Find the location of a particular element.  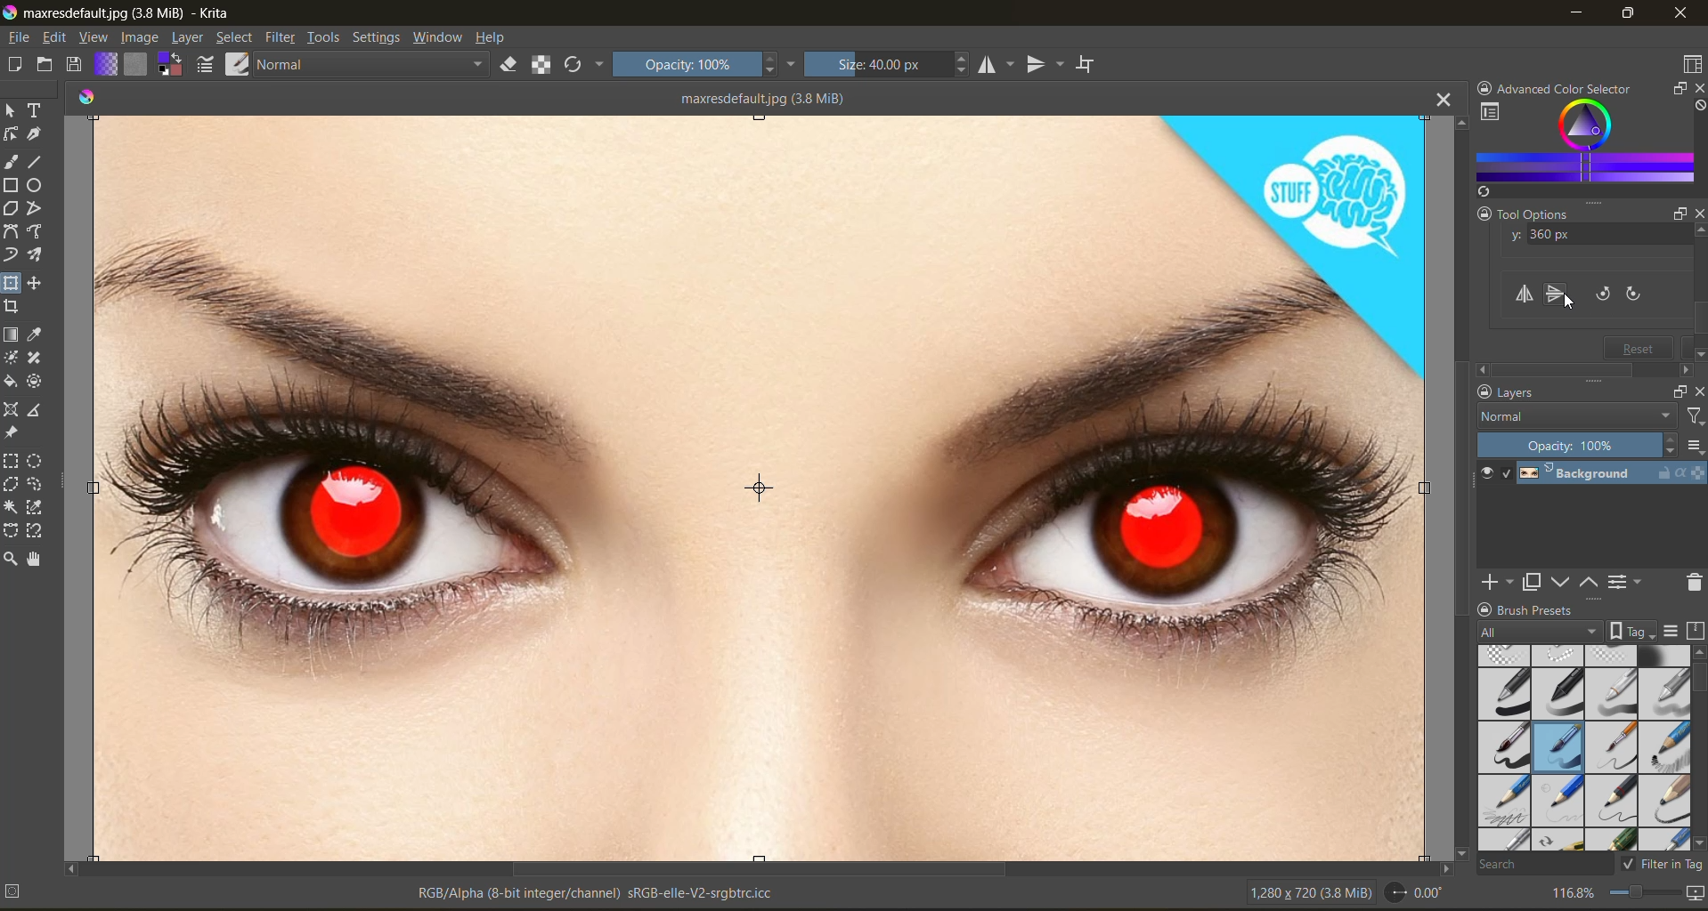

horizontal mirror tool is located at coordinates (1000, 66).